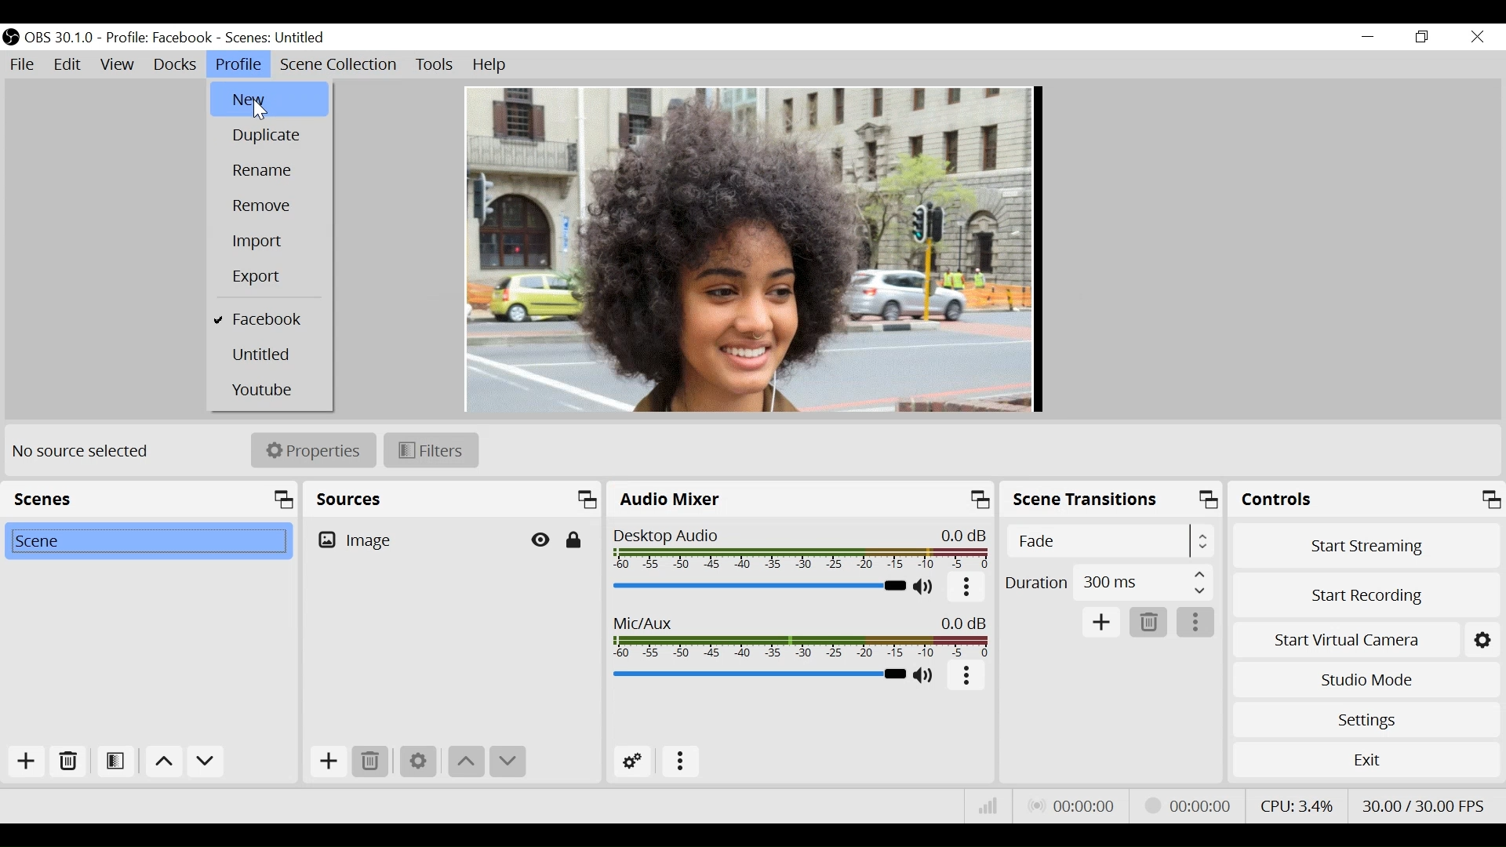  I want to click on Duplicate, so click(270, 137).